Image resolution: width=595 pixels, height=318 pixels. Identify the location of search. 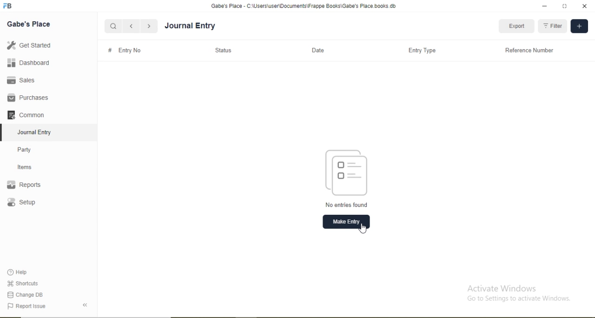
(113, 26).